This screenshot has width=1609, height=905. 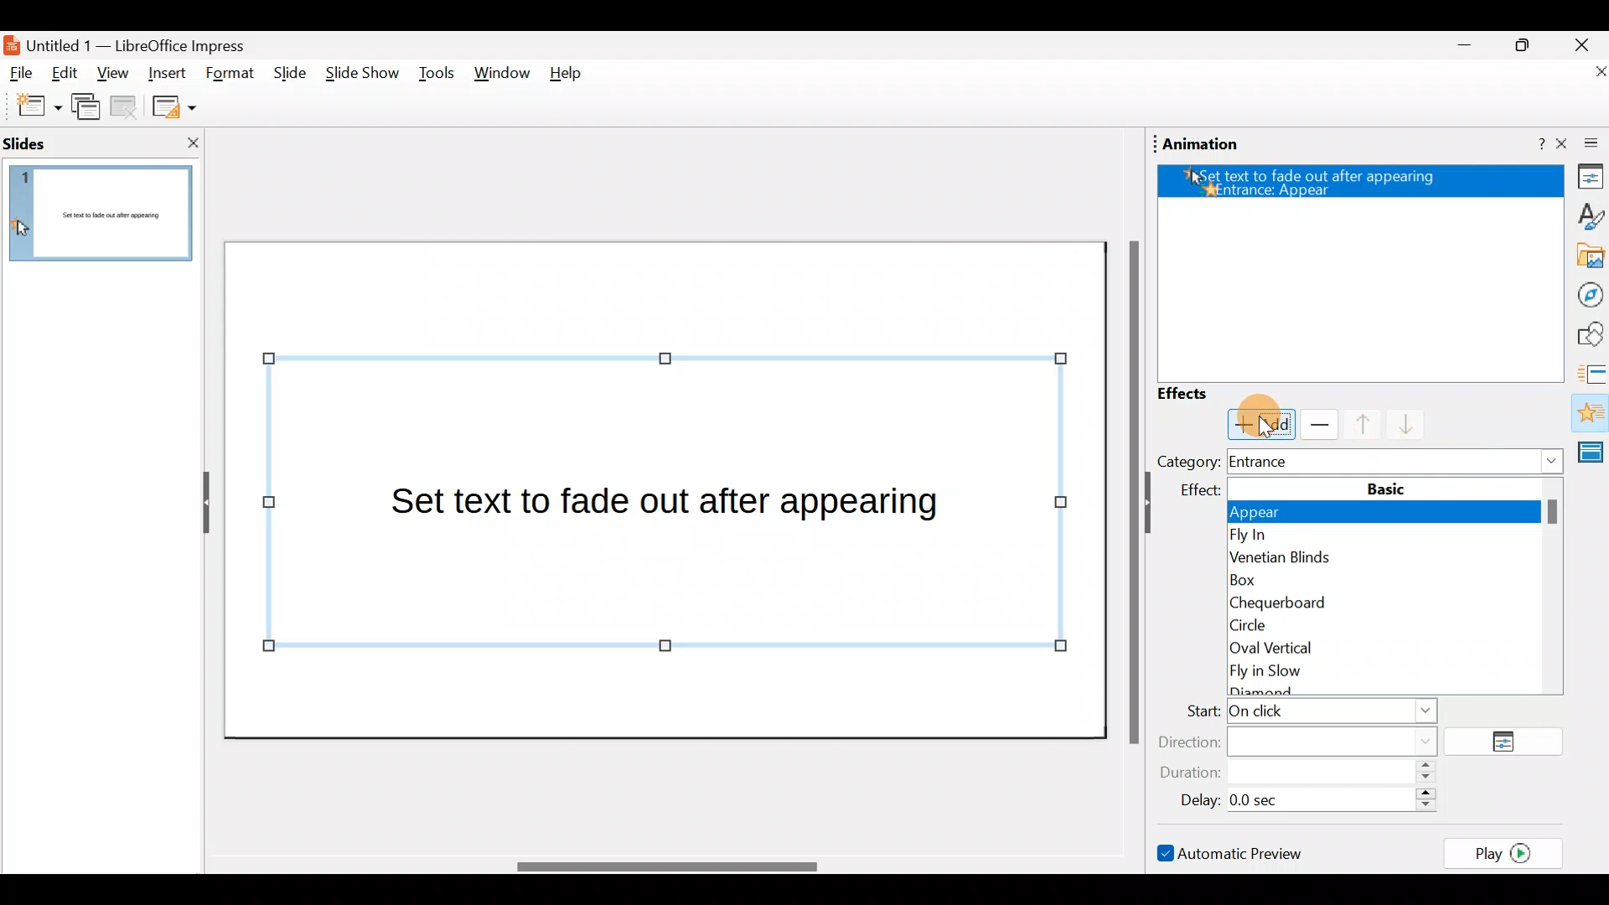 What do you see at coordinates (1586, 179) in the screenshot?
I see `Properties` at bounding box center [1586, 179].